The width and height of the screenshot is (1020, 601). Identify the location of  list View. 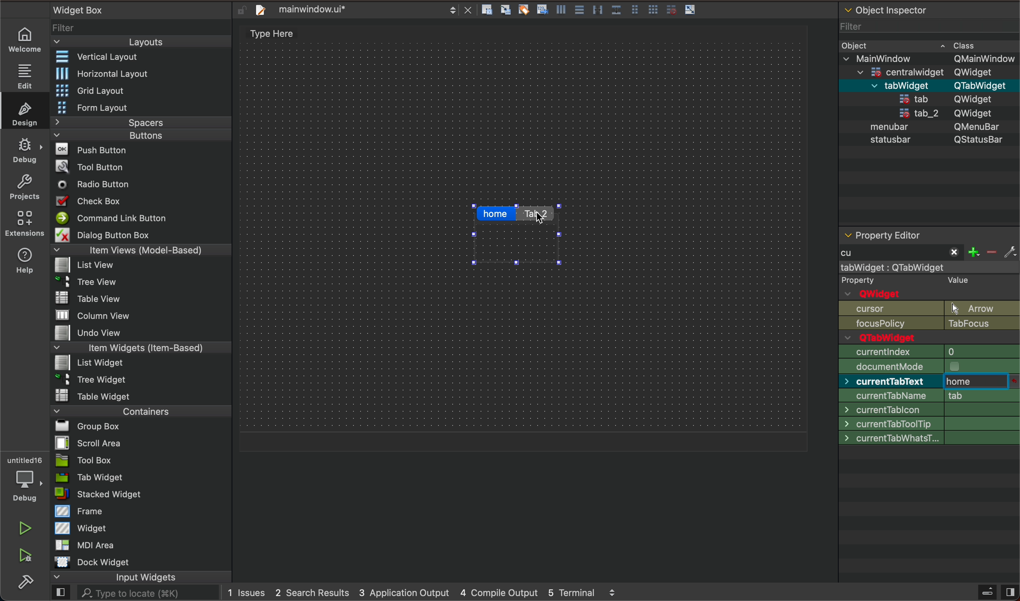
(85, 265).